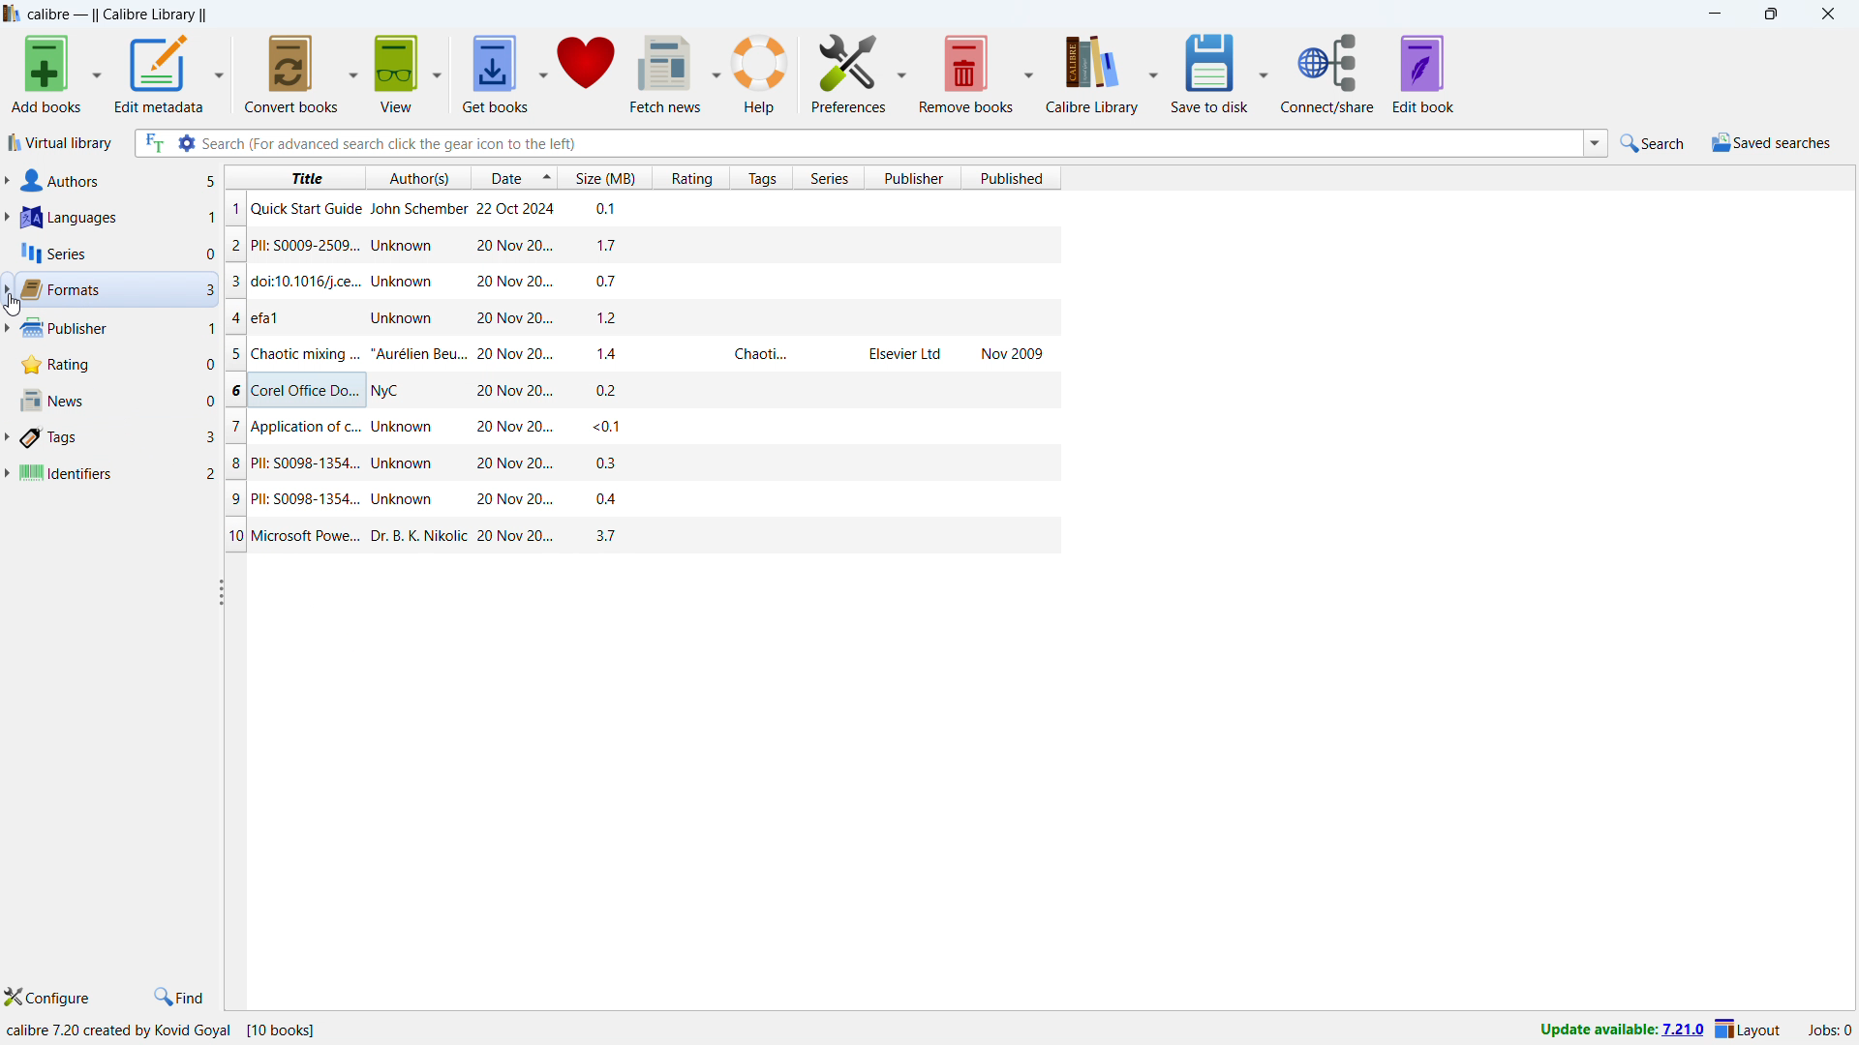 The height and width of the screenshot is (1045, 1859). What do you see at coordinates (1775, 142) in the screenshot?
I see `saved searches` at bounding box center [1775, 142].